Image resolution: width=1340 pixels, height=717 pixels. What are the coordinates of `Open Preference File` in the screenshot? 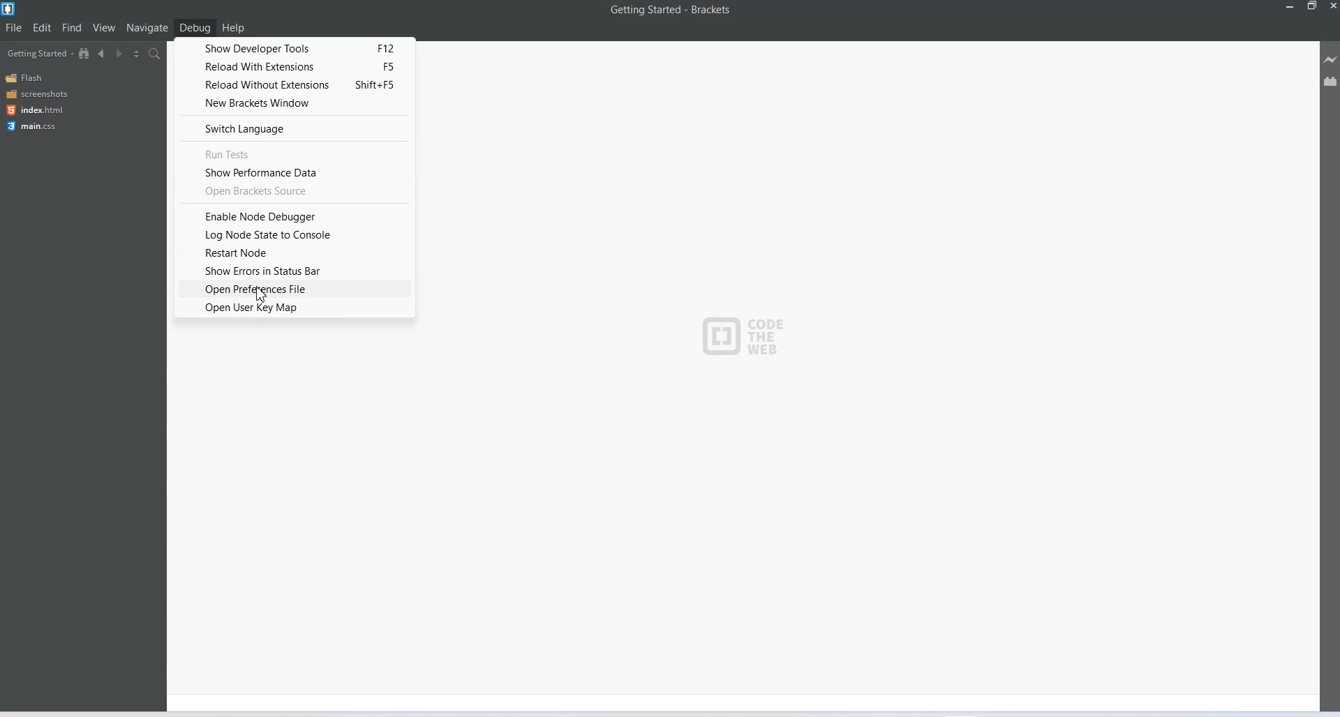 It's located at (295, 289).